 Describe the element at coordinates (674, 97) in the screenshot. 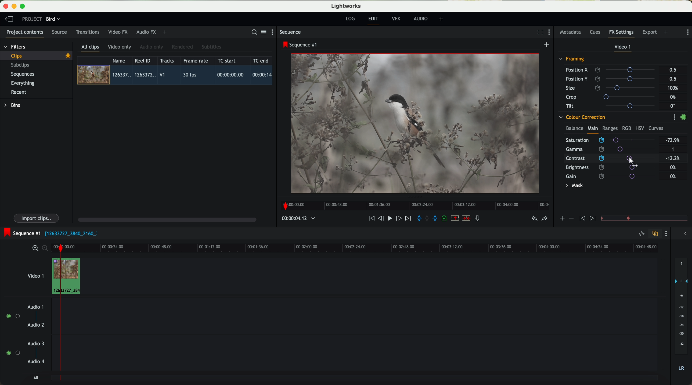

I see `0%` at that location.